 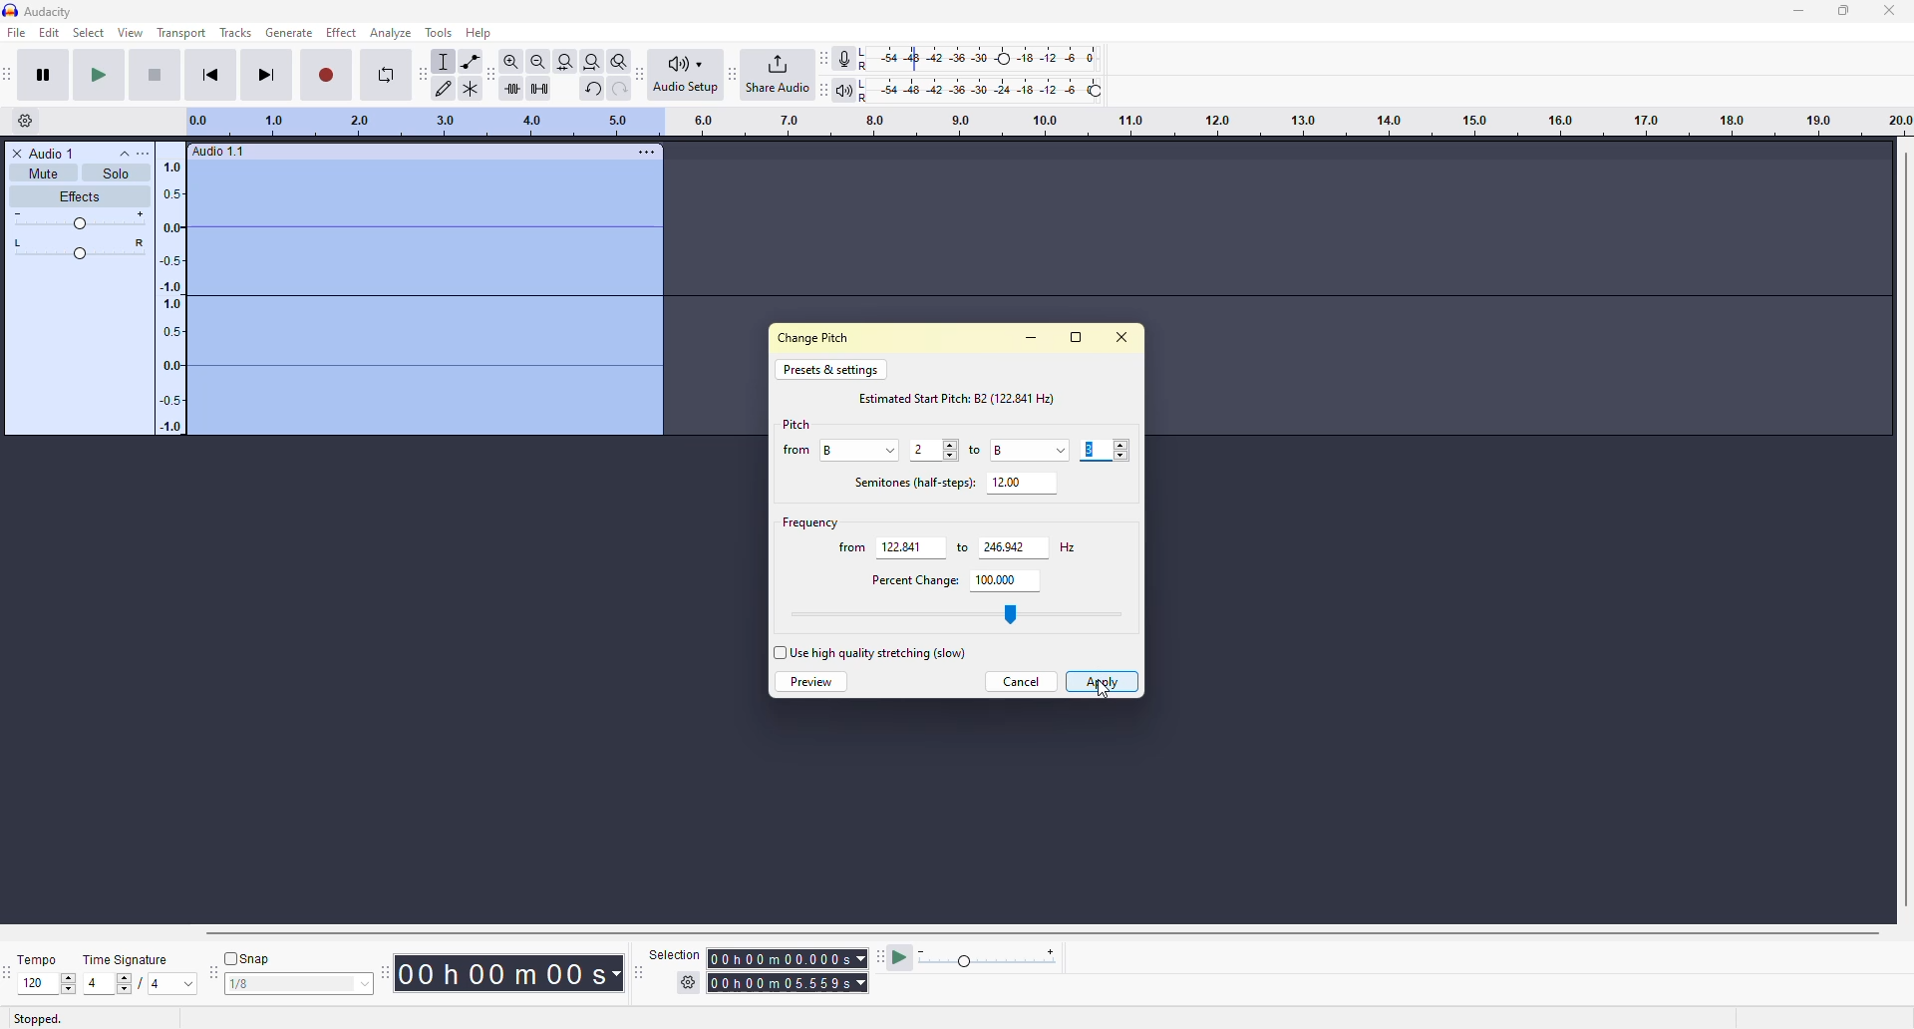 I want to click on time, so click(x=792, y=981).